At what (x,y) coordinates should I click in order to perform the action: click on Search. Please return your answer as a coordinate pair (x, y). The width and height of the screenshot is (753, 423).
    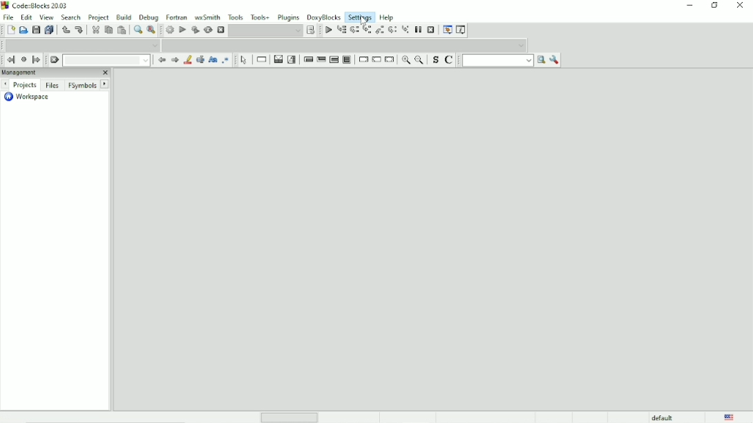
    Looking at the image, I should click on (72, 17).